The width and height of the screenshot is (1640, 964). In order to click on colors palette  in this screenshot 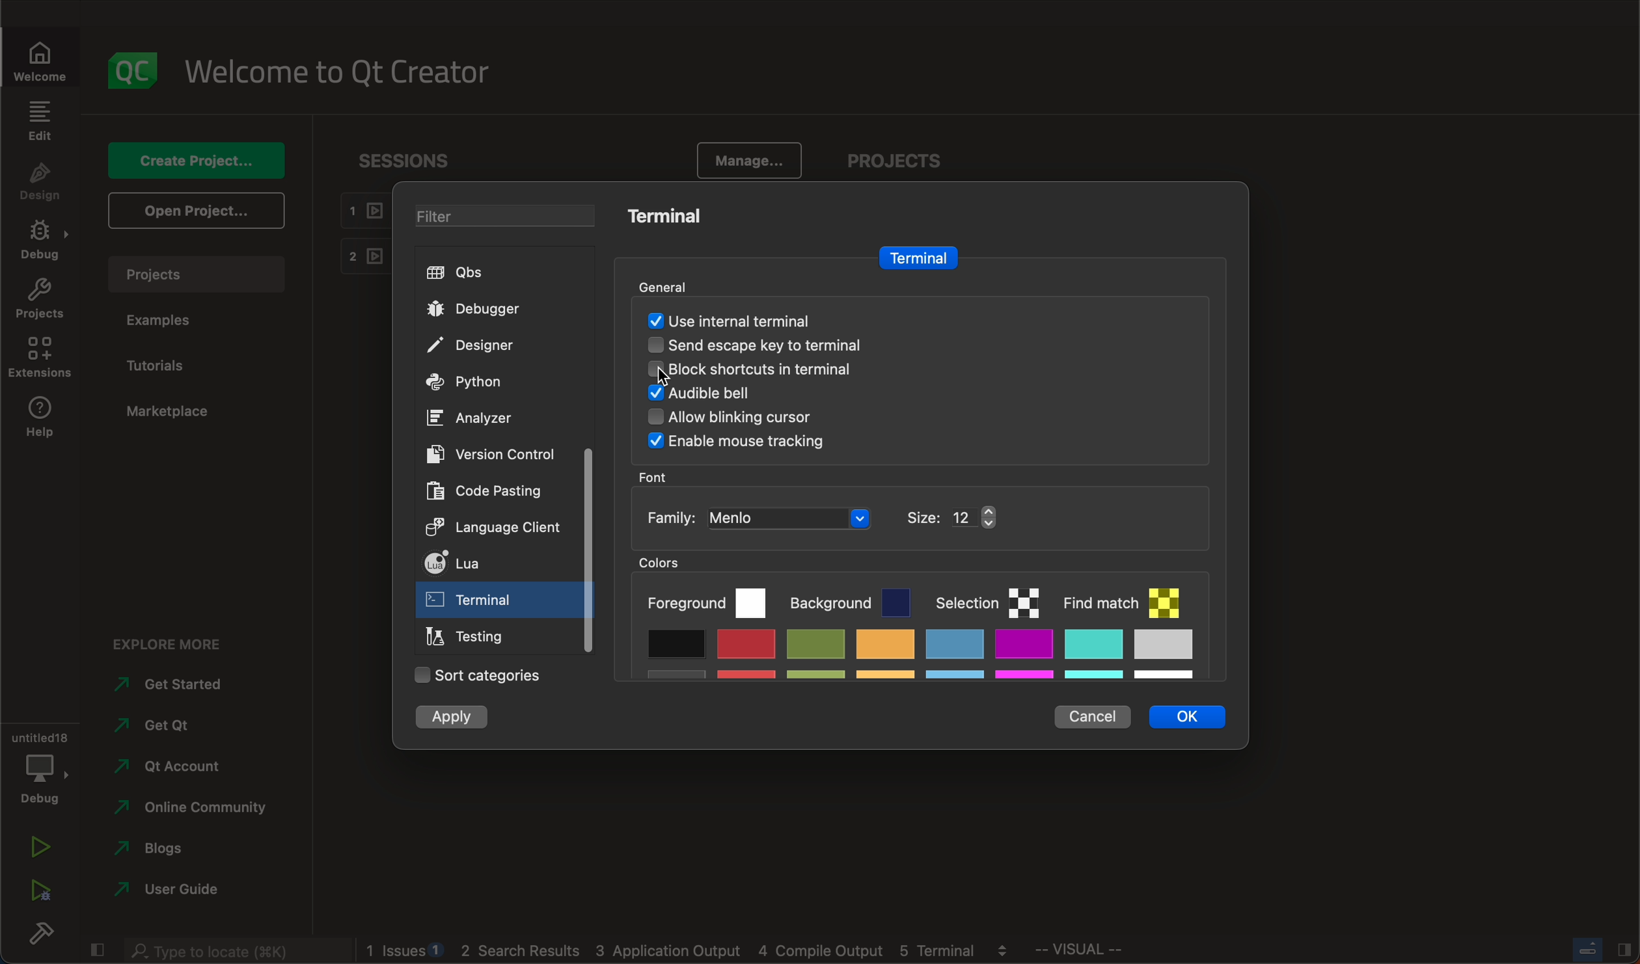, I will do `click(931, 617)`.